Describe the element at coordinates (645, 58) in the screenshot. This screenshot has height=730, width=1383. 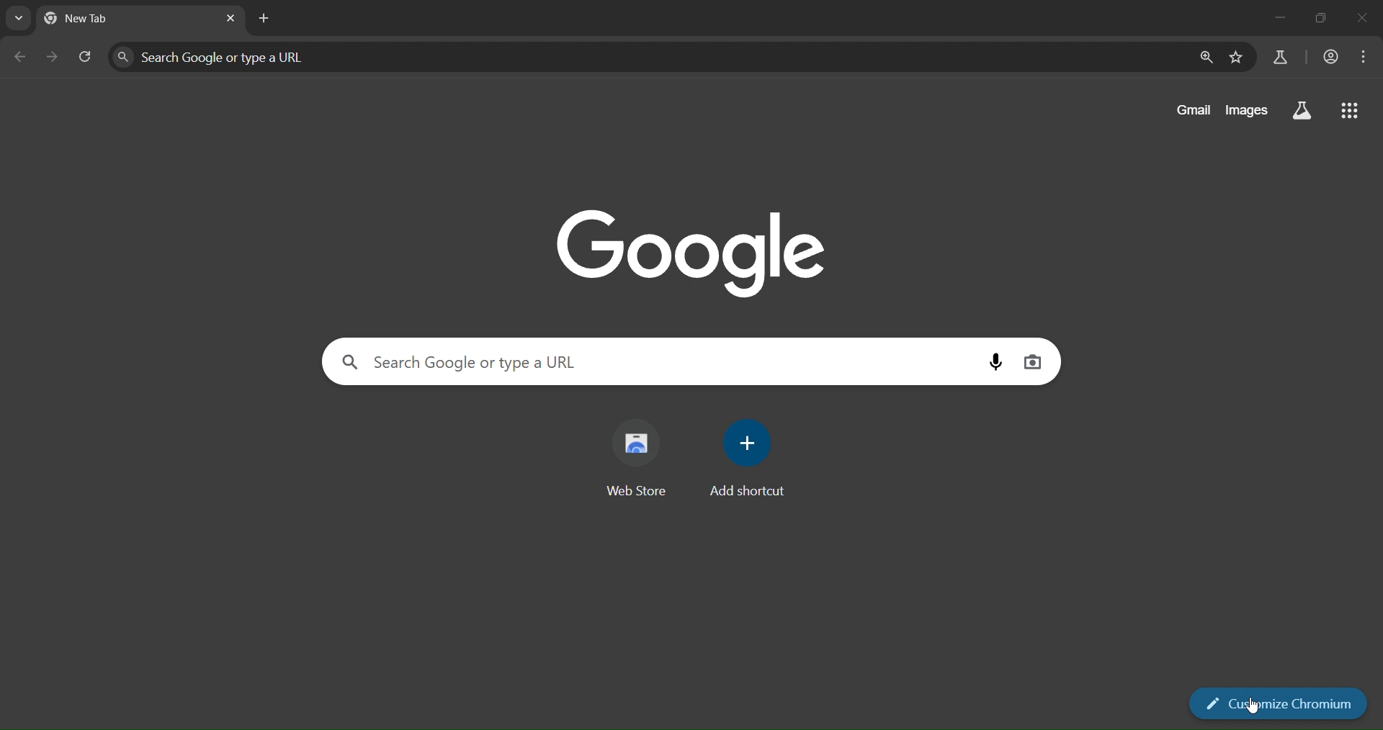
I see `search panel` at that location.